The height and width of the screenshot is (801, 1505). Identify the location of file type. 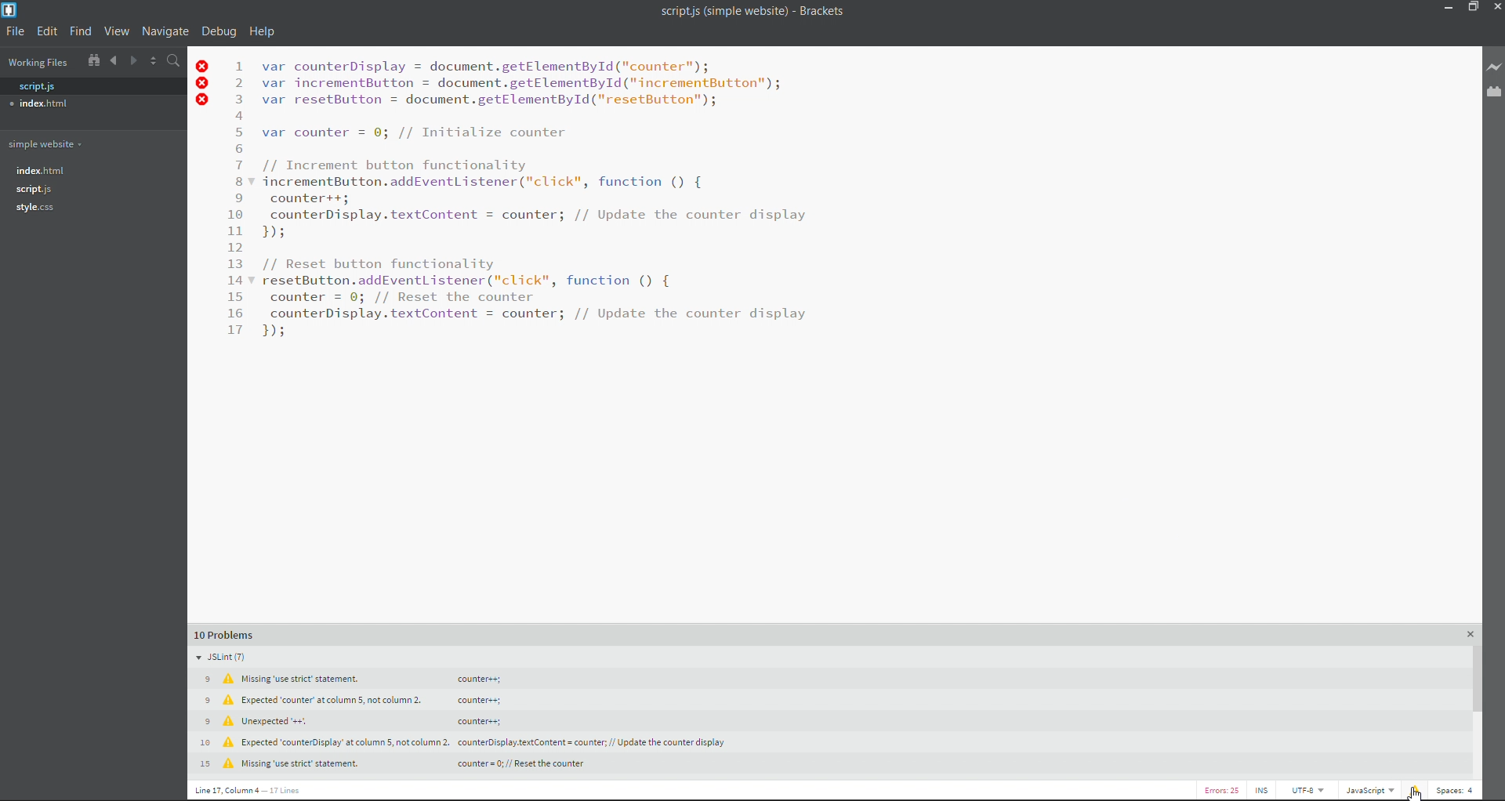
(1369, 791).